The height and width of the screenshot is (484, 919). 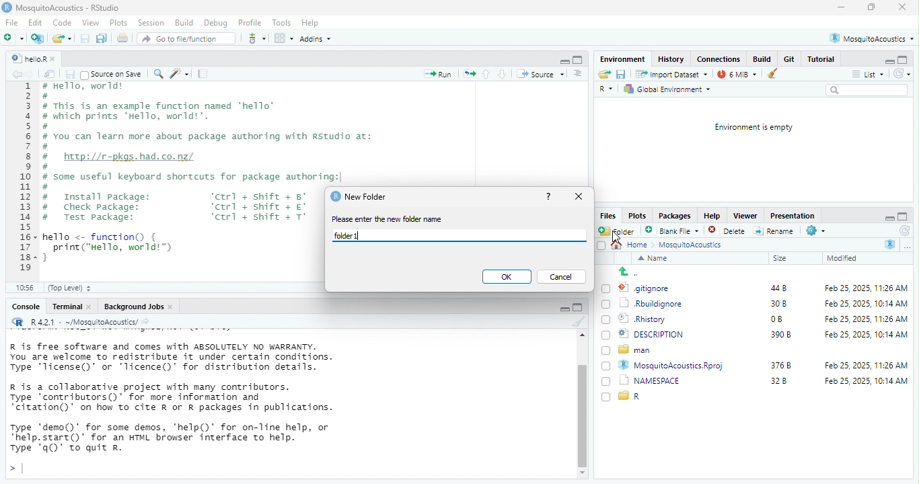 I want to click on 0B, so click(x=774, y=319).